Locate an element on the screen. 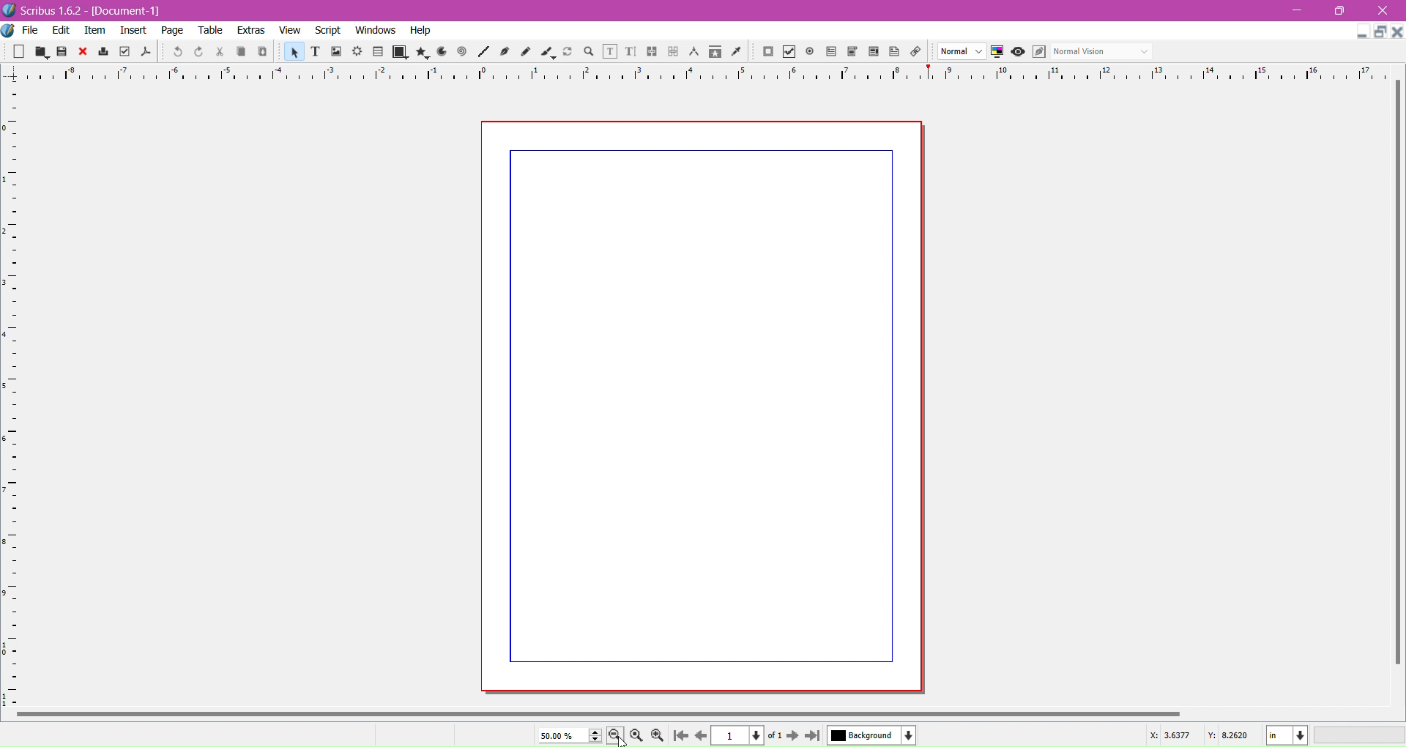  Edit Contents of Frame is located at coordinates (610, 51).